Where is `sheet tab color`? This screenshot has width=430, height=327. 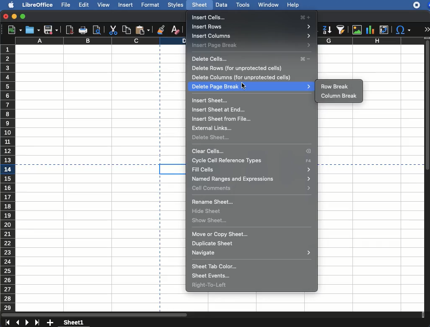
sheet tab color is located at coordinates (215, 267).